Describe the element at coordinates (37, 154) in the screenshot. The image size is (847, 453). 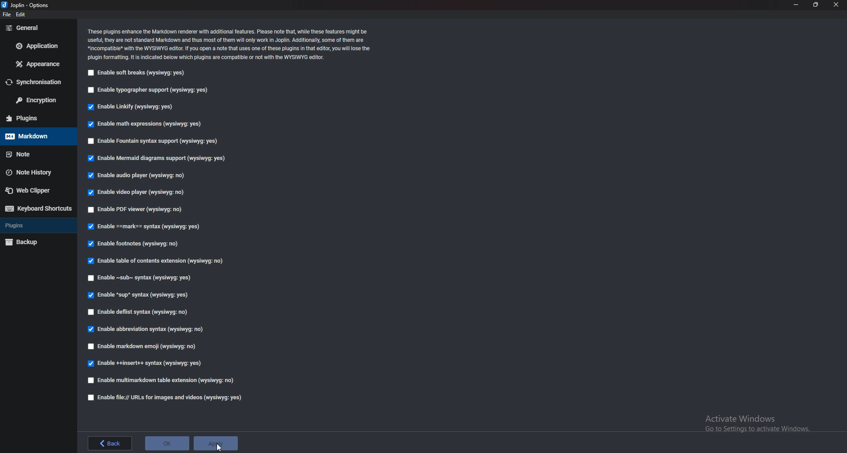
I see `note` at that location.